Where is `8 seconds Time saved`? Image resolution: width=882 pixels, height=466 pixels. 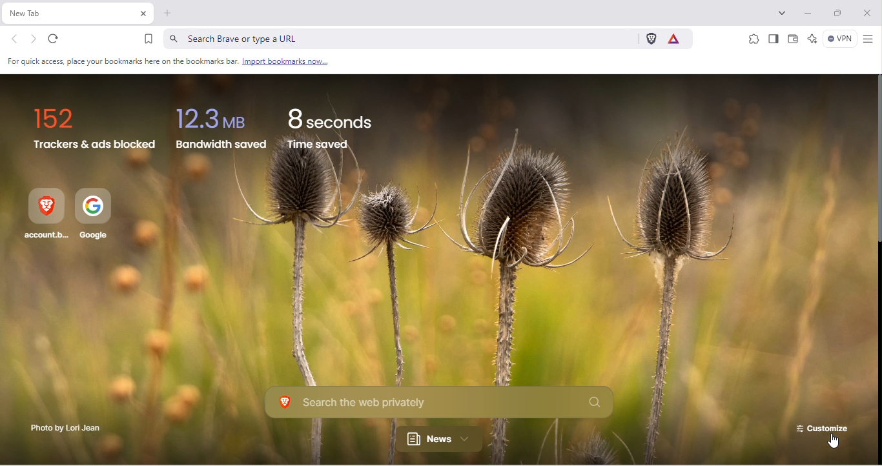
8 seconds Time saved is located at coordinates (336, 128).